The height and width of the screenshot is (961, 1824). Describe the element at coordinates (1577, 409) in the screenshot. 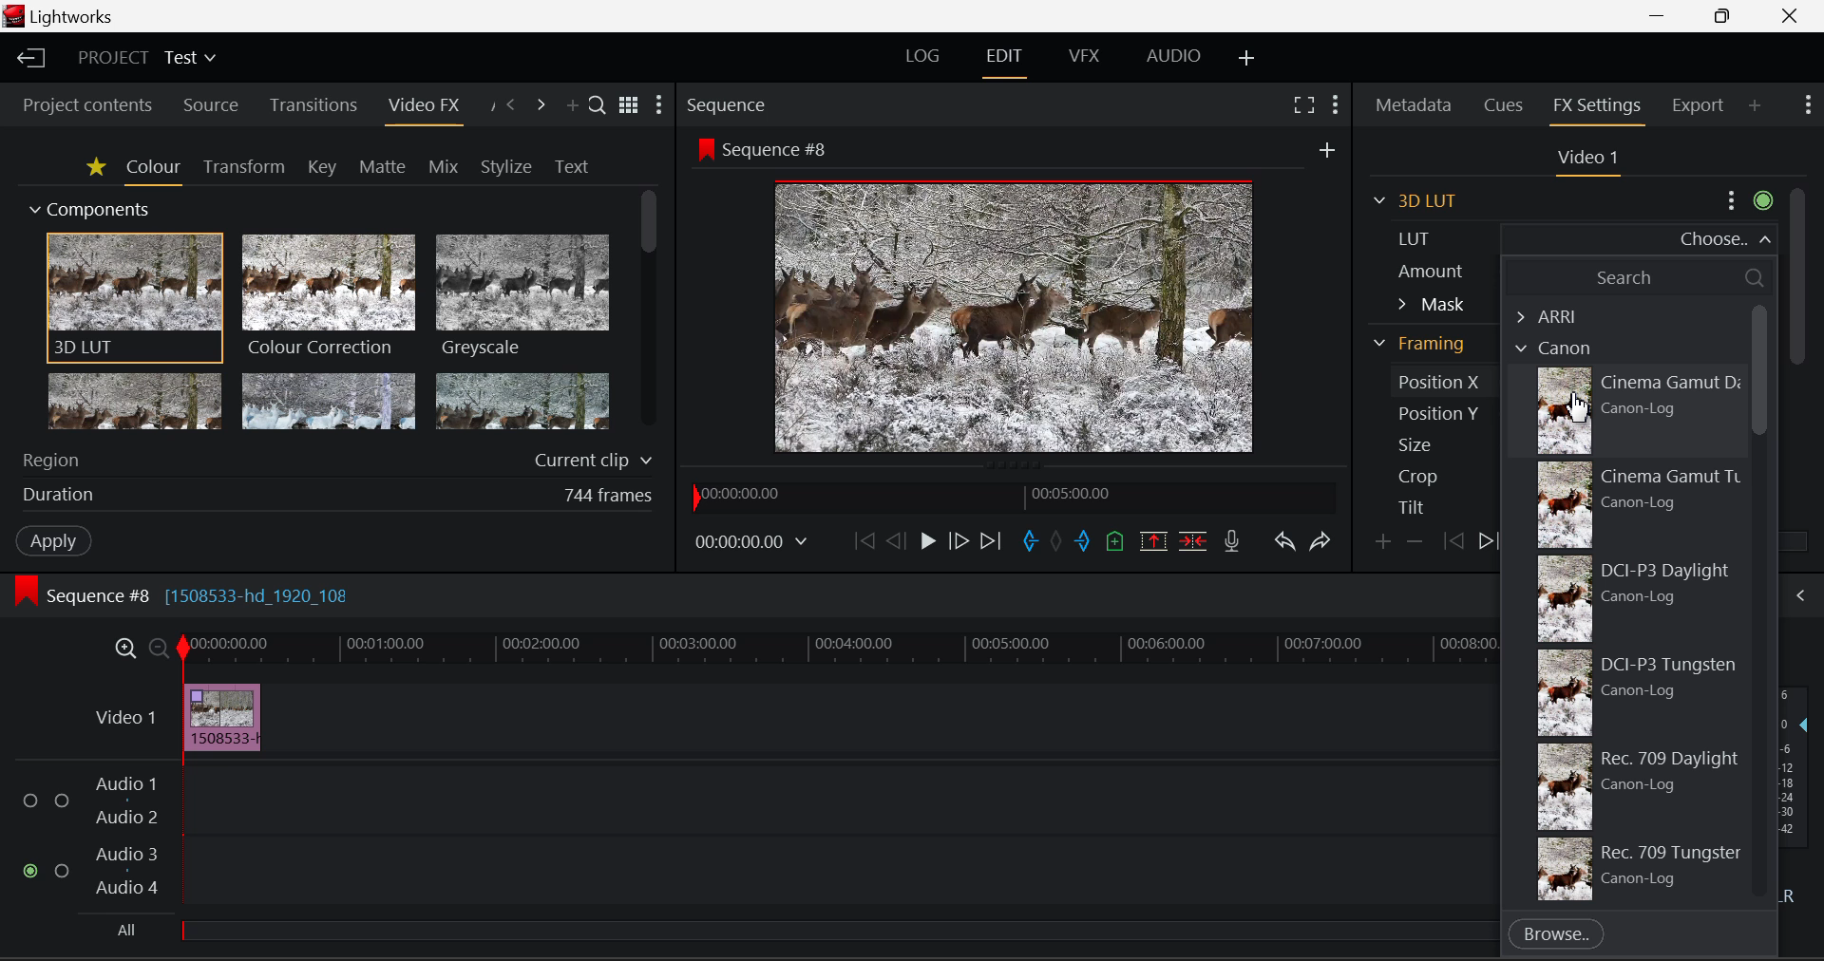

I see `Cursor Position` at that location.